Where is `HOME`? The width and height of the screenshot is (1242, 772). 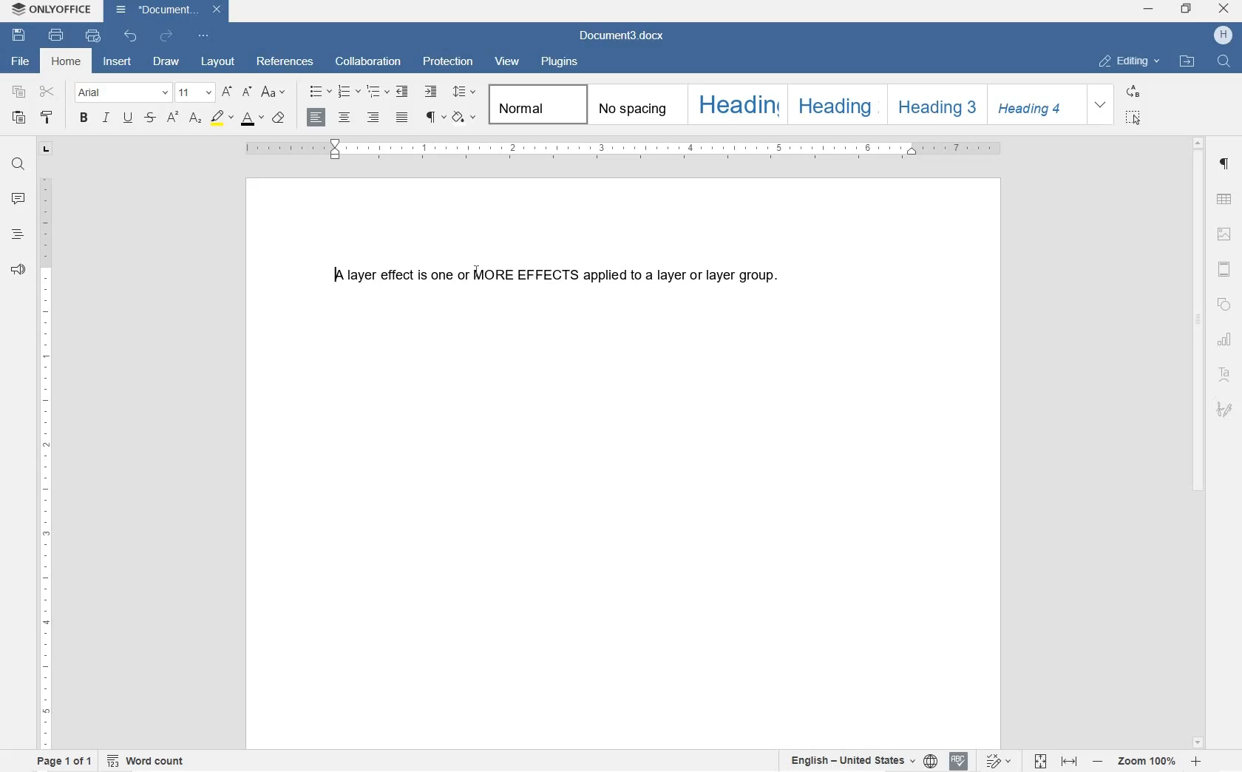
HOME is located at coordinates (68, 62).